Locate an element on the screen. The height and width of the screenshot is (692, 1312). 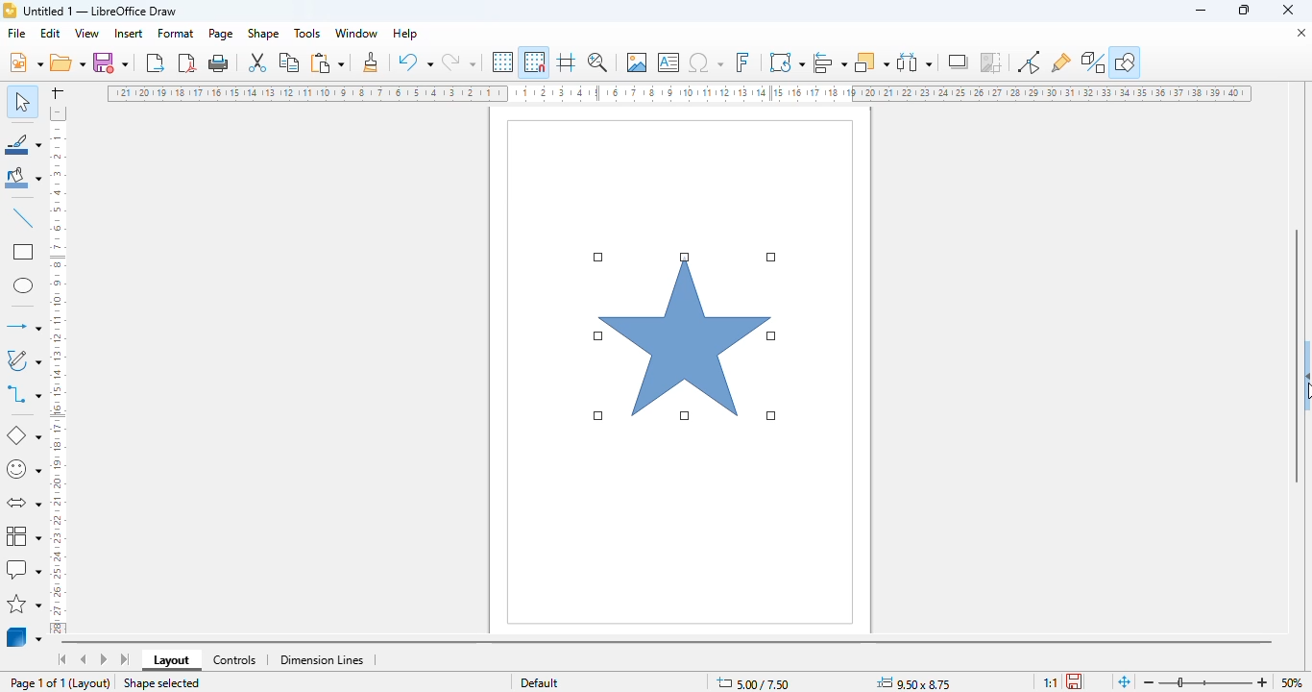
zoom & pan is located at coordinates (598, 62).